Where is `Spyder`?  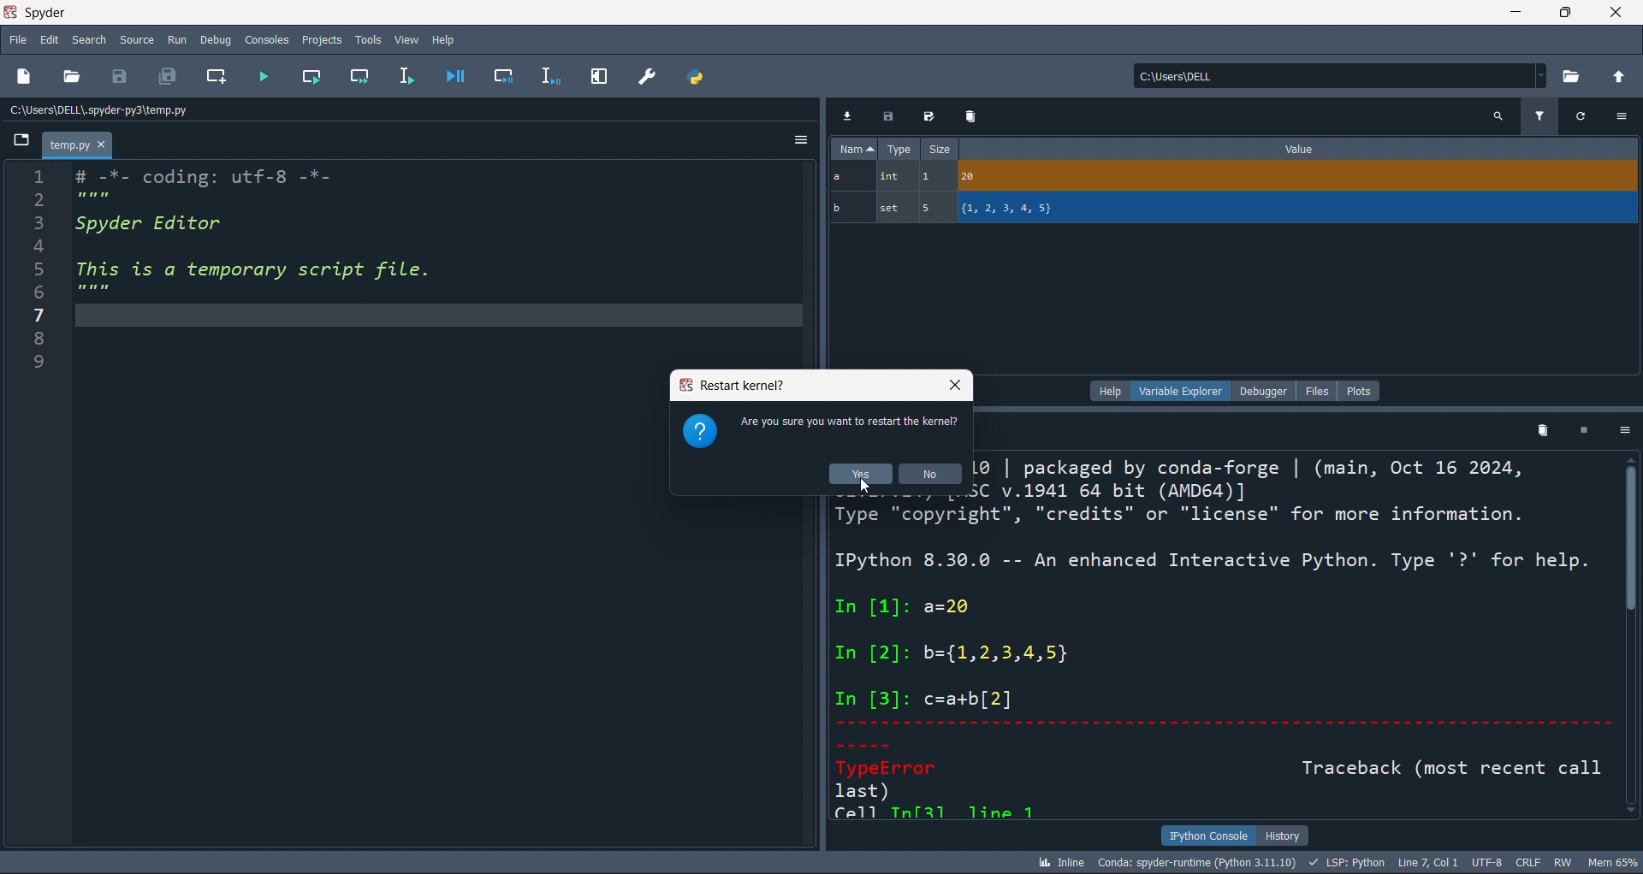 Spyder is located at coordinates (46, 12).